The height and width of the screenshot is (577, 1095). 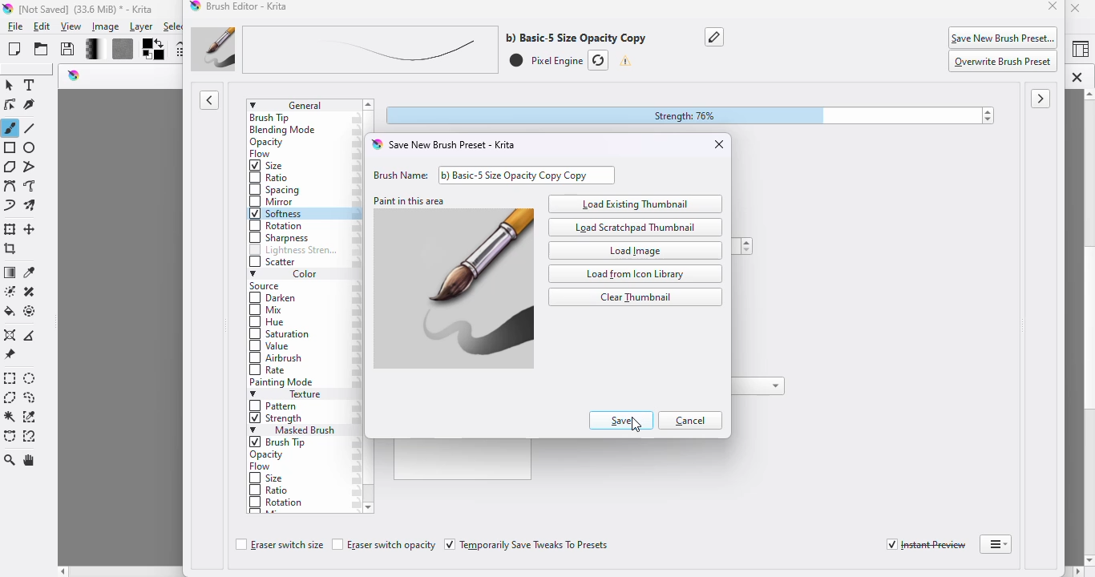 What do you see at coordinates (180, 50) in the screenshot?
I see `edit brush settings` at bounding box center [180, 50].